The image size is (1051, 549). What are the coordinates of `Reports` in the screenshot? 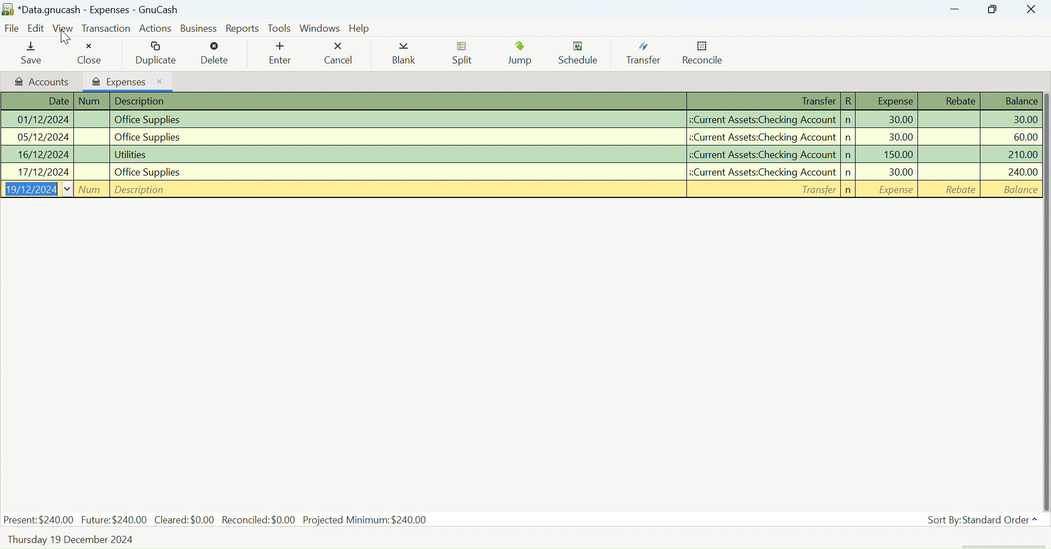 It's located at (243, 28).